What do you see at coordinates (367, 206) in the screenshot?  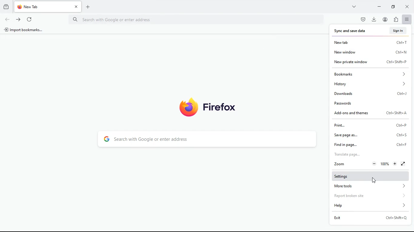 I see `help` at bounding box center [367, 206].